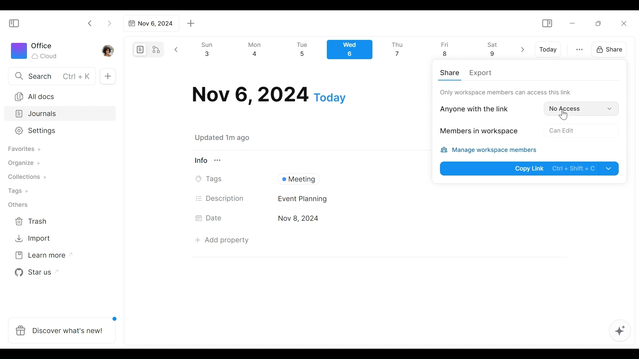  I want to click on Show/Hide Sidebar, so click(547, 24).